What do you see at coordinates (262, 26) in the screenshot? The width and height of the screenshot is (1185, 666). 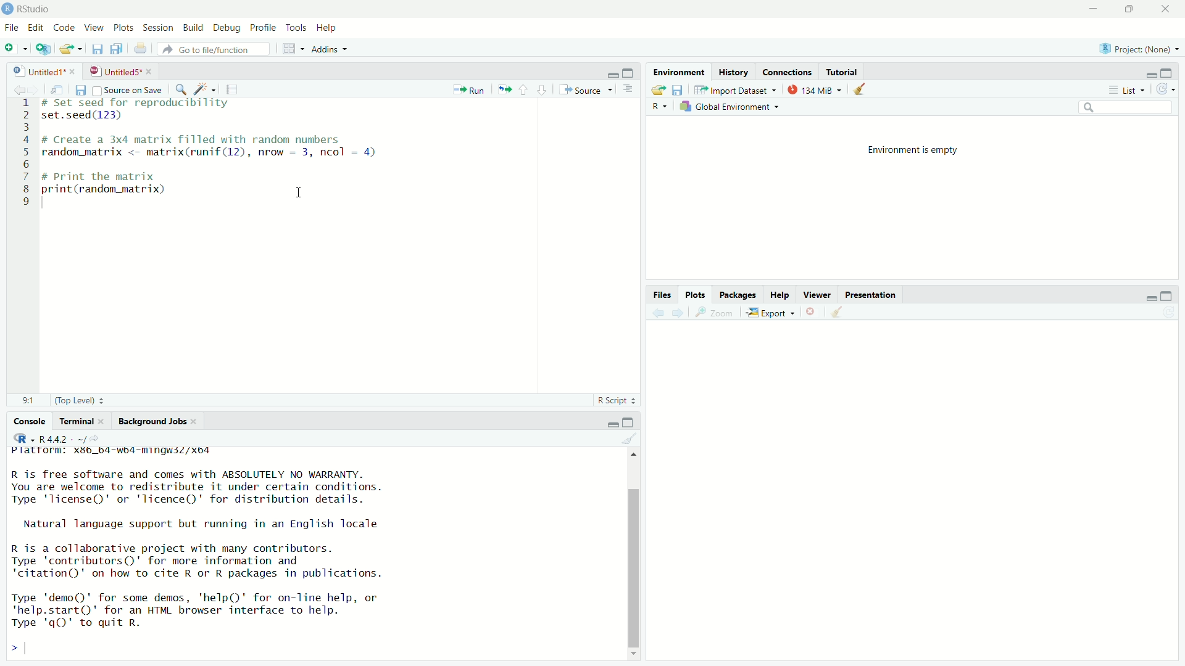 I see `Profile` at bounding box center [262, 26].